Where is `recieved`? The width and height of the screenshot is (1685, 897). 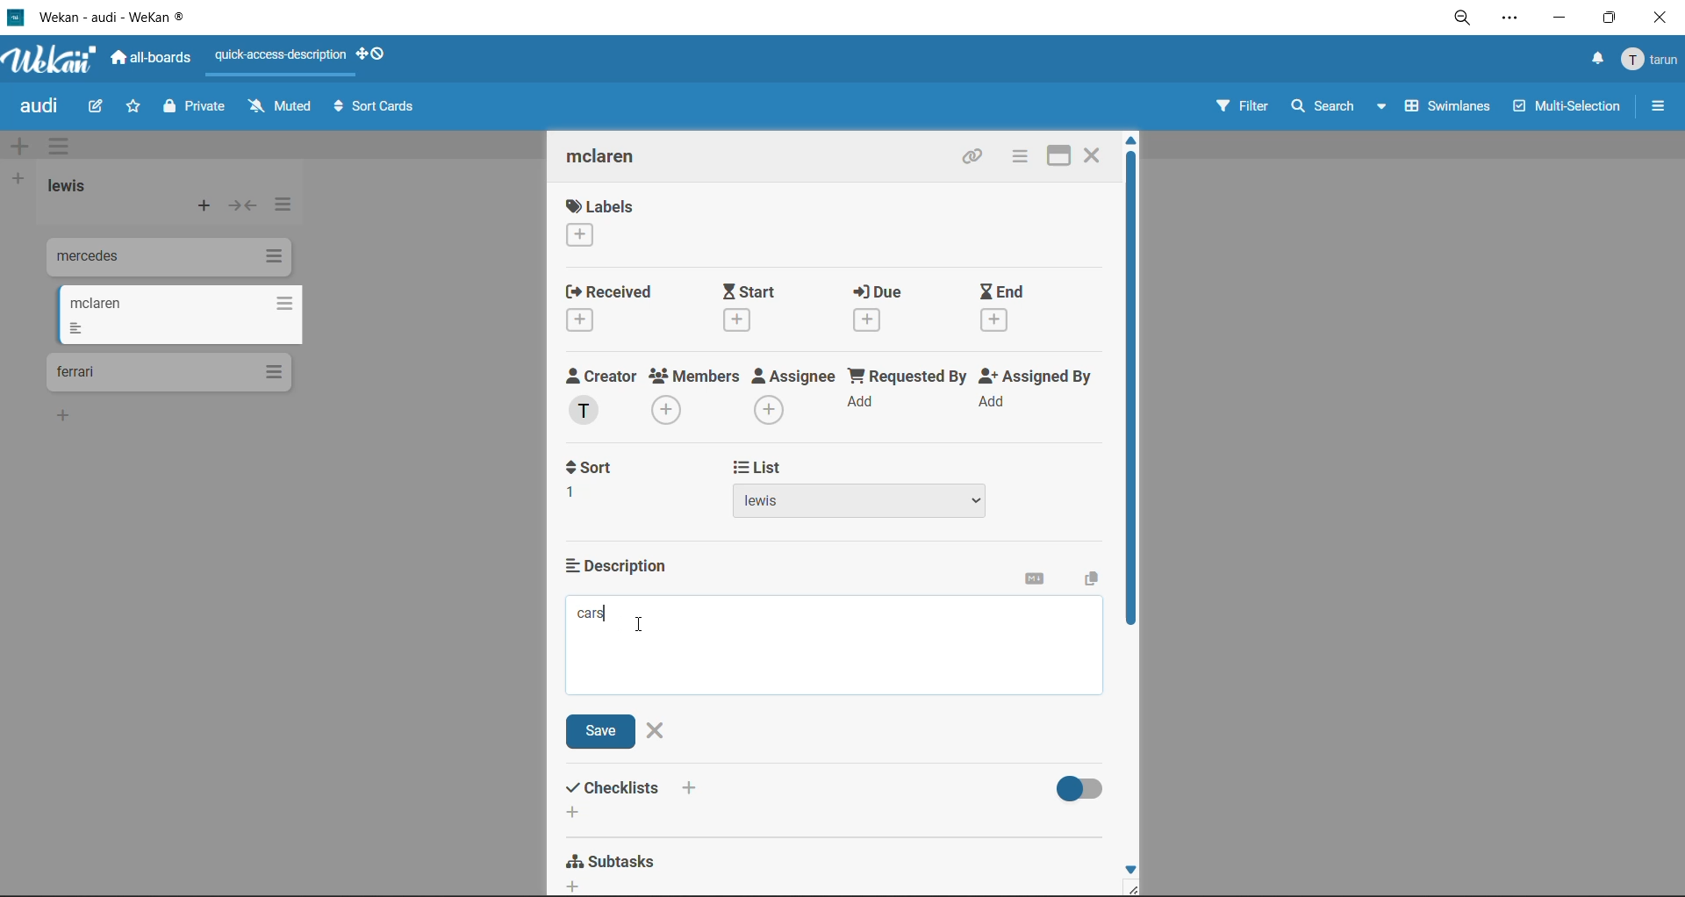 recieved is located at coordinates (615, 307).